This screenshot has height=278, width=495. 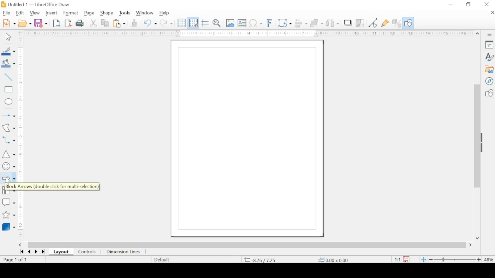 I want to click on margin, so click(x=21, y=216).